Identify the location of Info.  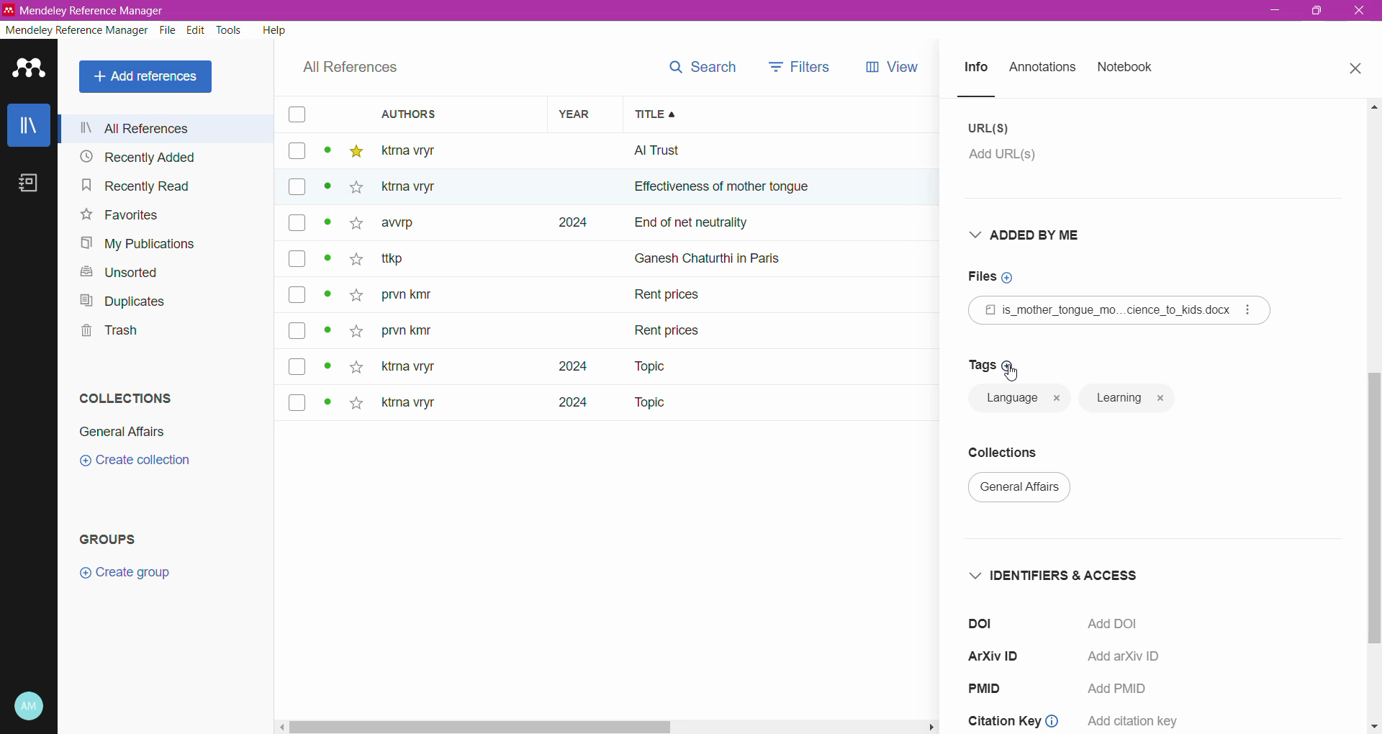
(975, 68).